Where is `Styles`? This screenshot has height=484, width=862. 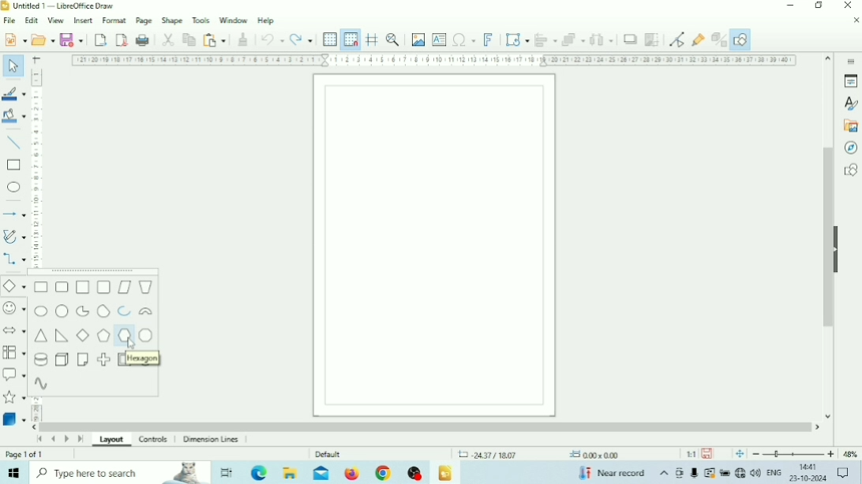
Styles is located at coordinates (850, 104).